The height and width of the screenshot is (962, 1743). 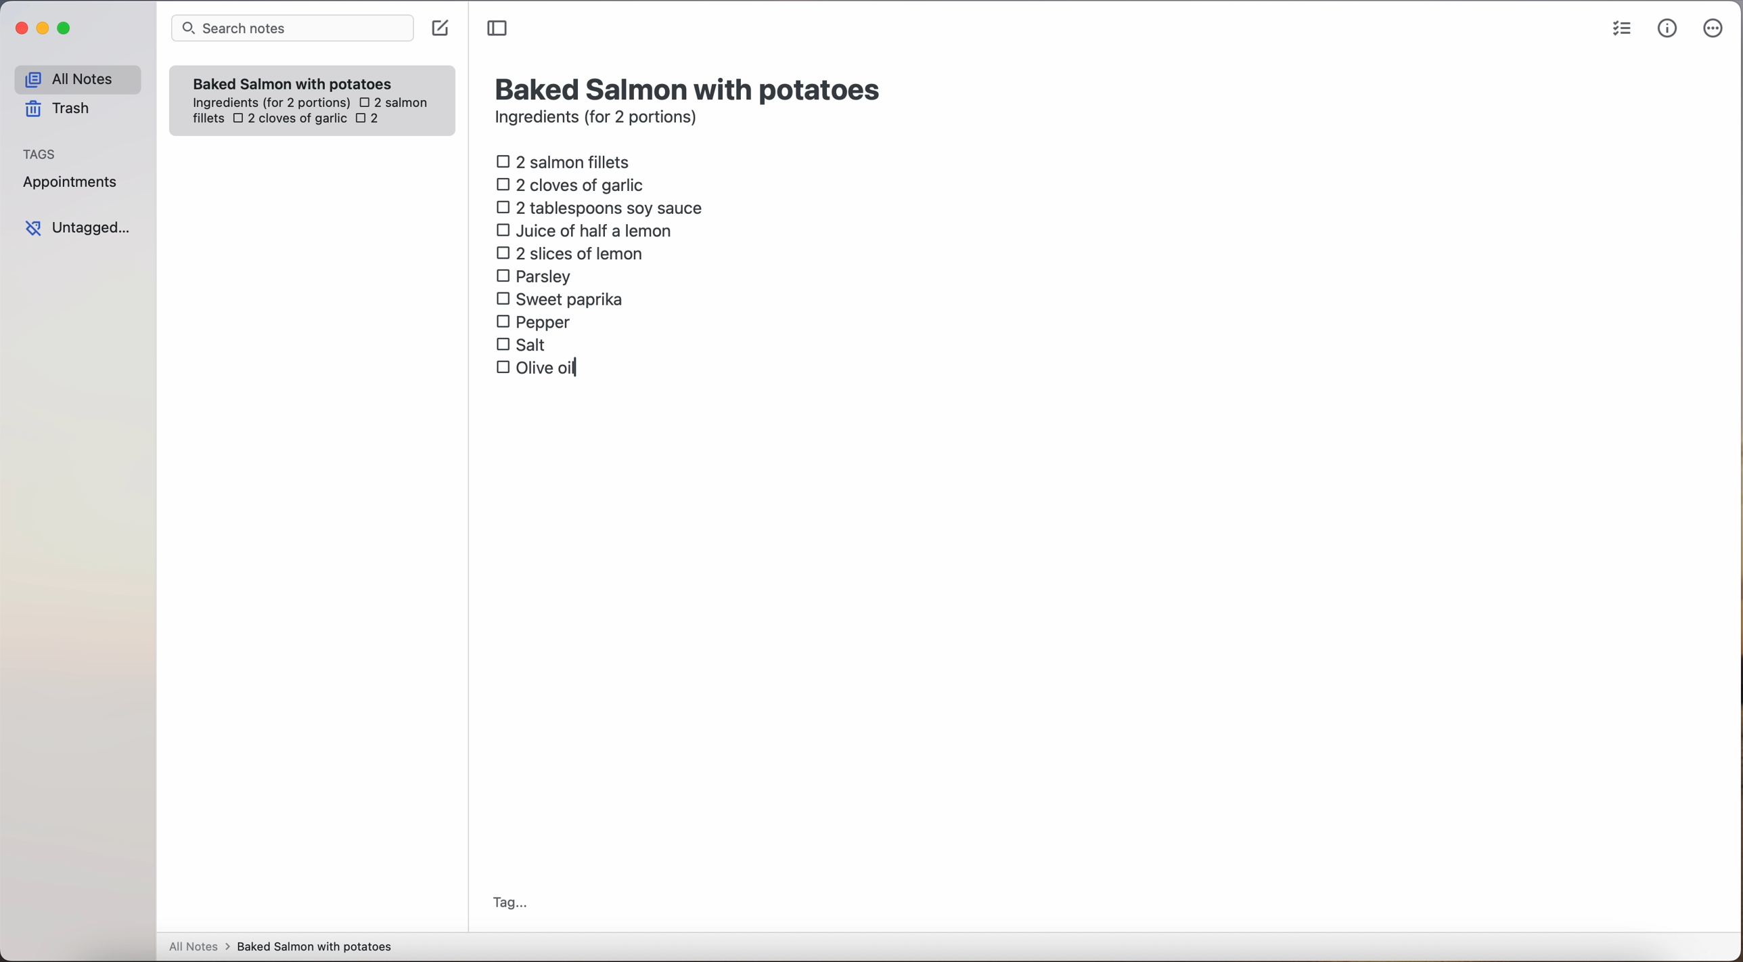 What do you see at coordinates (43, 30) in the screenshot?
I see `minimize Simplenote` at bounding box center [43, 30].